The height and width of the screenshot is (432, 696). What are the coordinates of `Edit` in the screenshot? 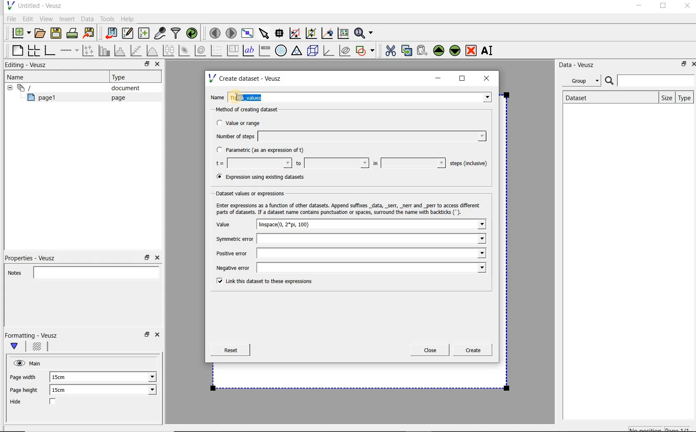 It's located at (27, 19).